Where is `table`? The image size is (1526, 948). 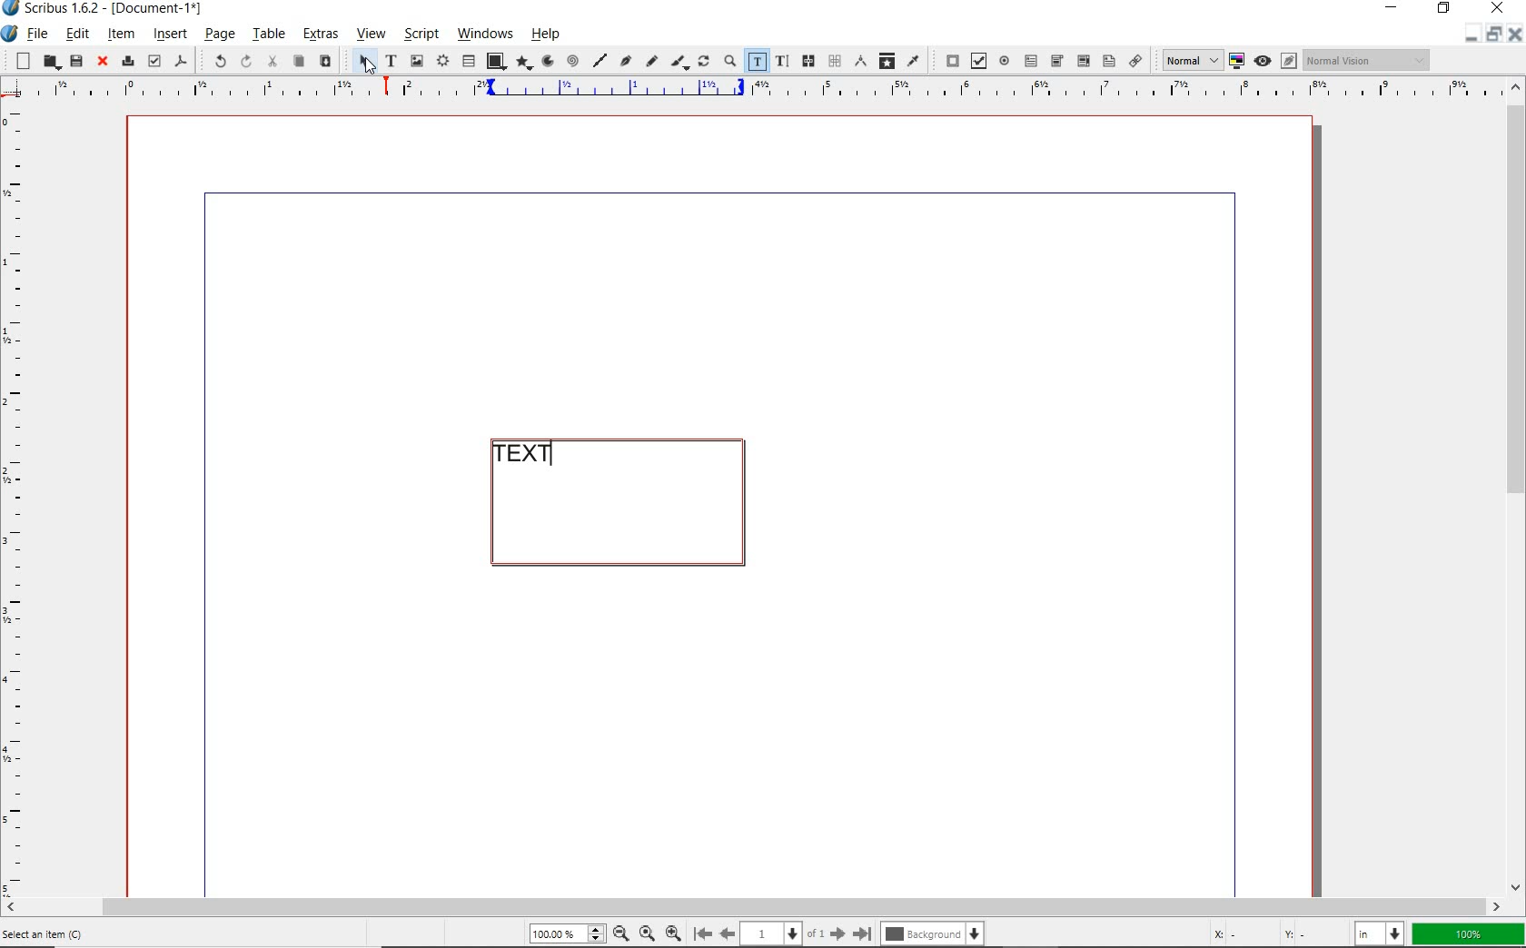 table is located at coordinates (269, 35).